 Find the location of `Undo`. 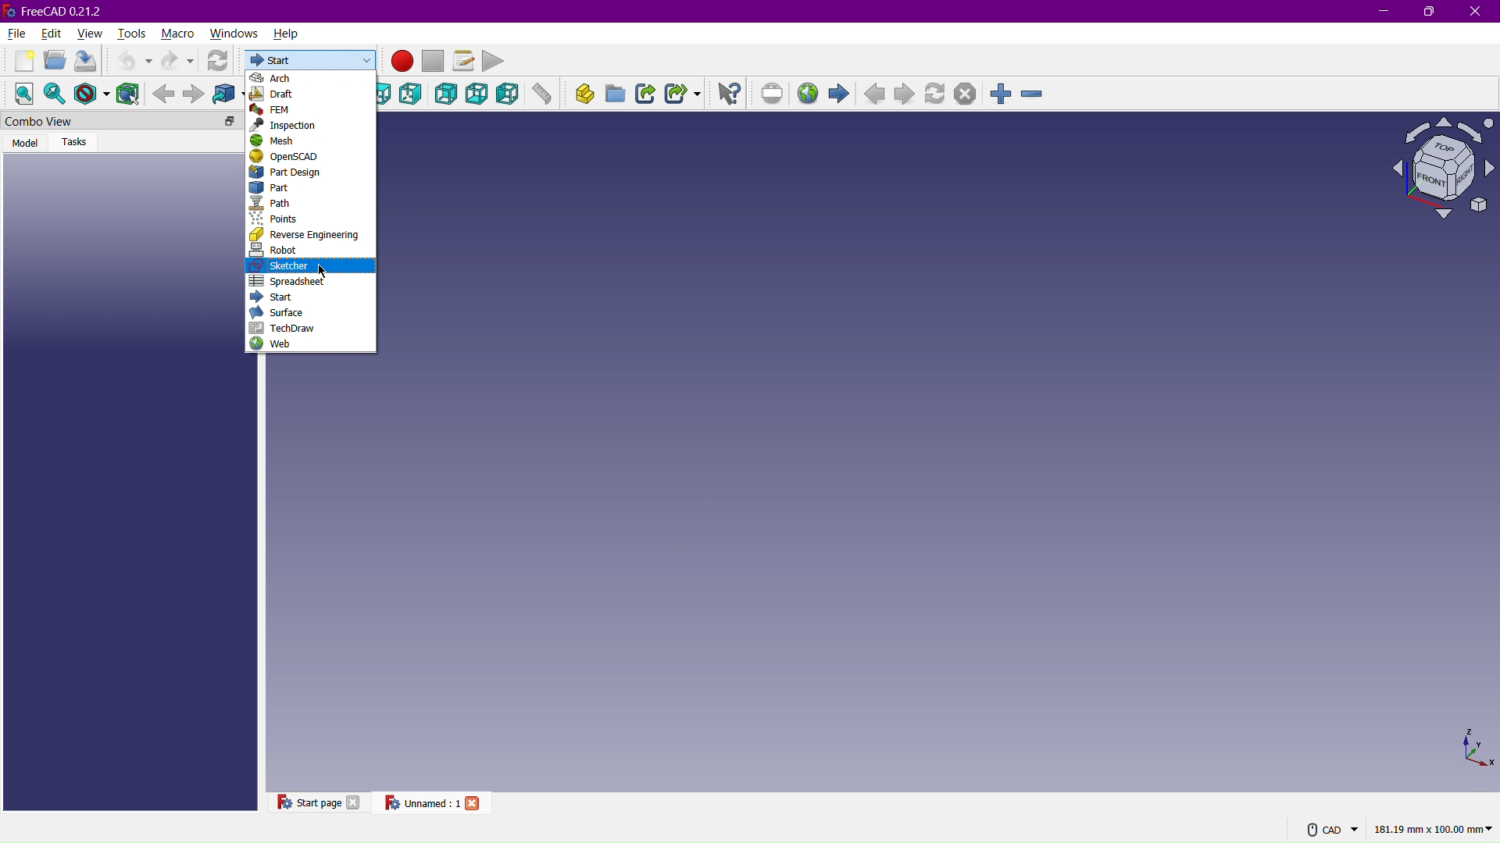

Undo is located at coordinates (130, 59).